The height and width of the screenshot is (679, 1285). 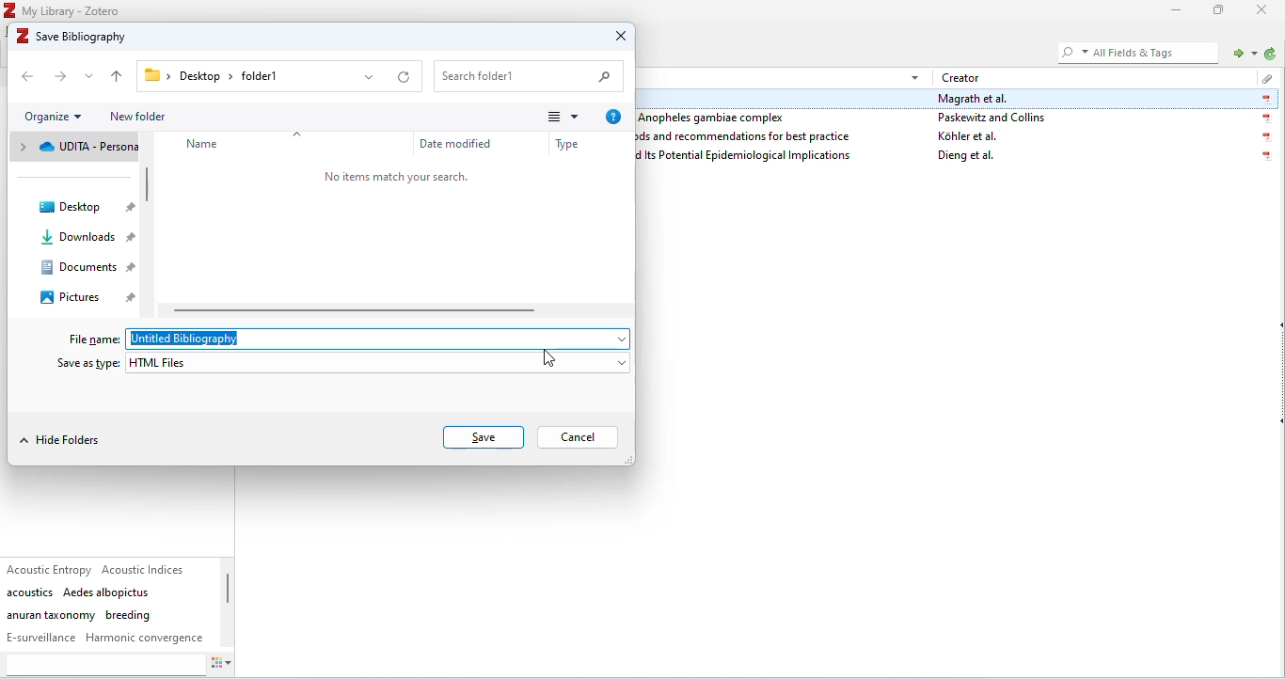 What do you see at coordinates (975, 98) in the screenshot?
I see `magrath et al.` at bounding box center [975, 98].